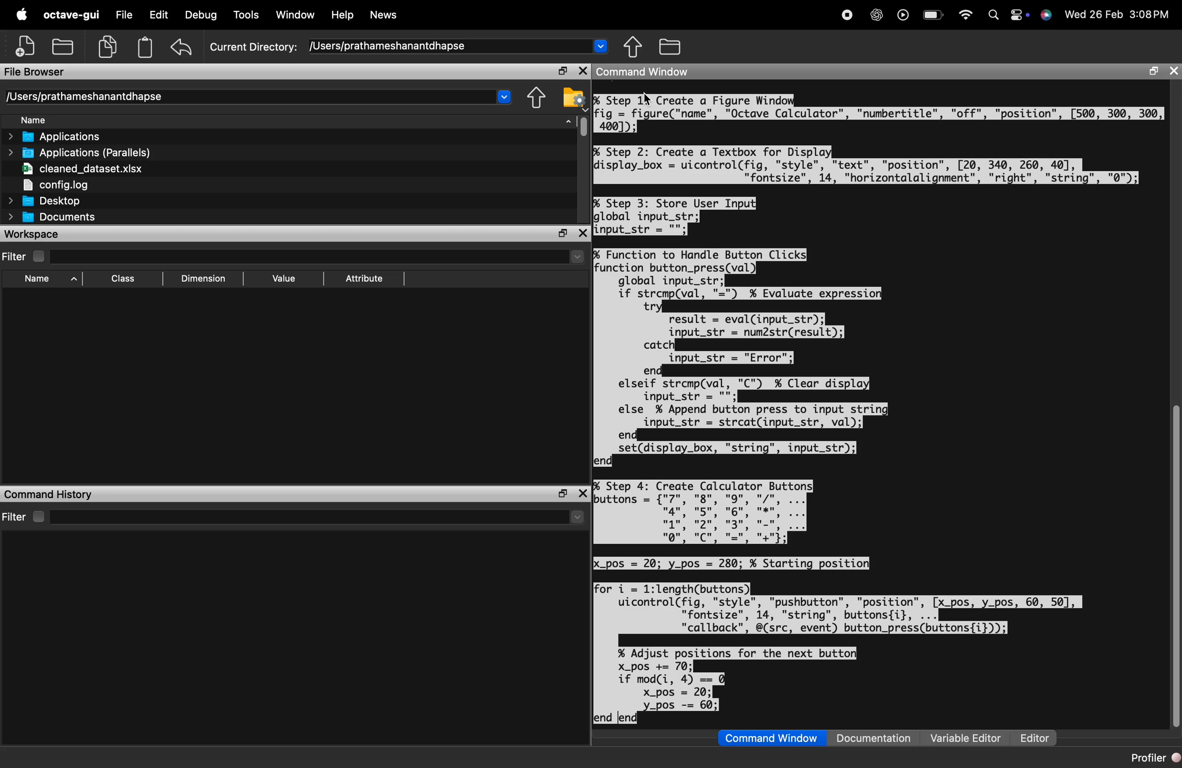 This screenshot has width=1182, height=768. Describe the element at coordinates (573, 98) in the screenshot. I see `Browse directories` at that location.